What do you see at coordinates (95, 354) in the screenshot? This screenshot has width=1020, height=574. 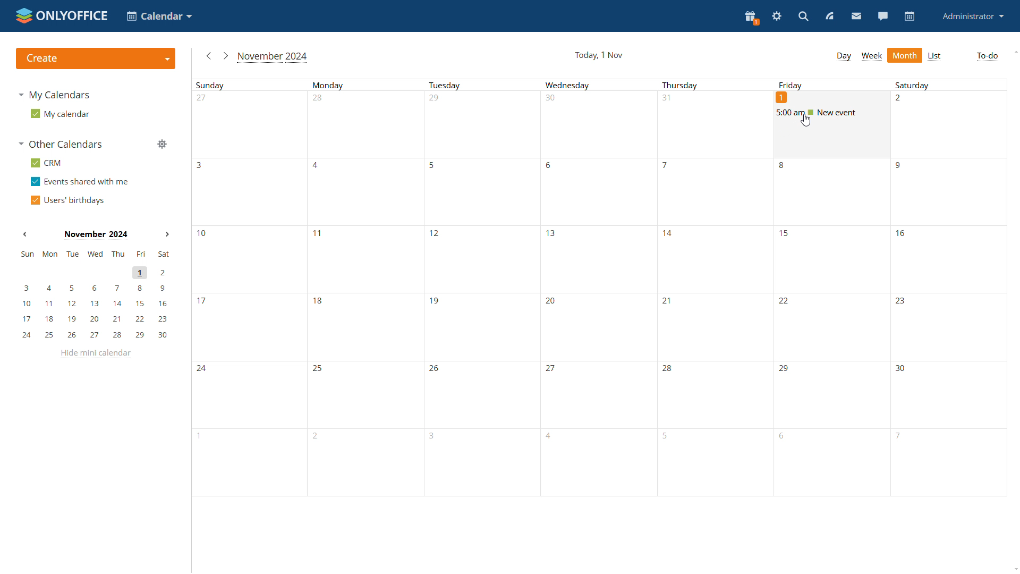 I see `hide mini calendar` at bounding box center [95, 354].